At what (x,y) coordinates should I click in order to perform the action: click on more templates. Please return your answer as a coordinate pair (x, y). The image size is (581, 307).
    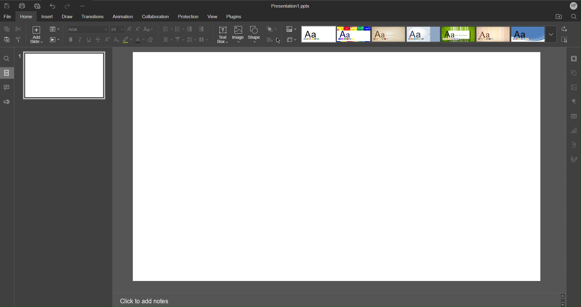
    Looking at the image, I should click on (551, 35).